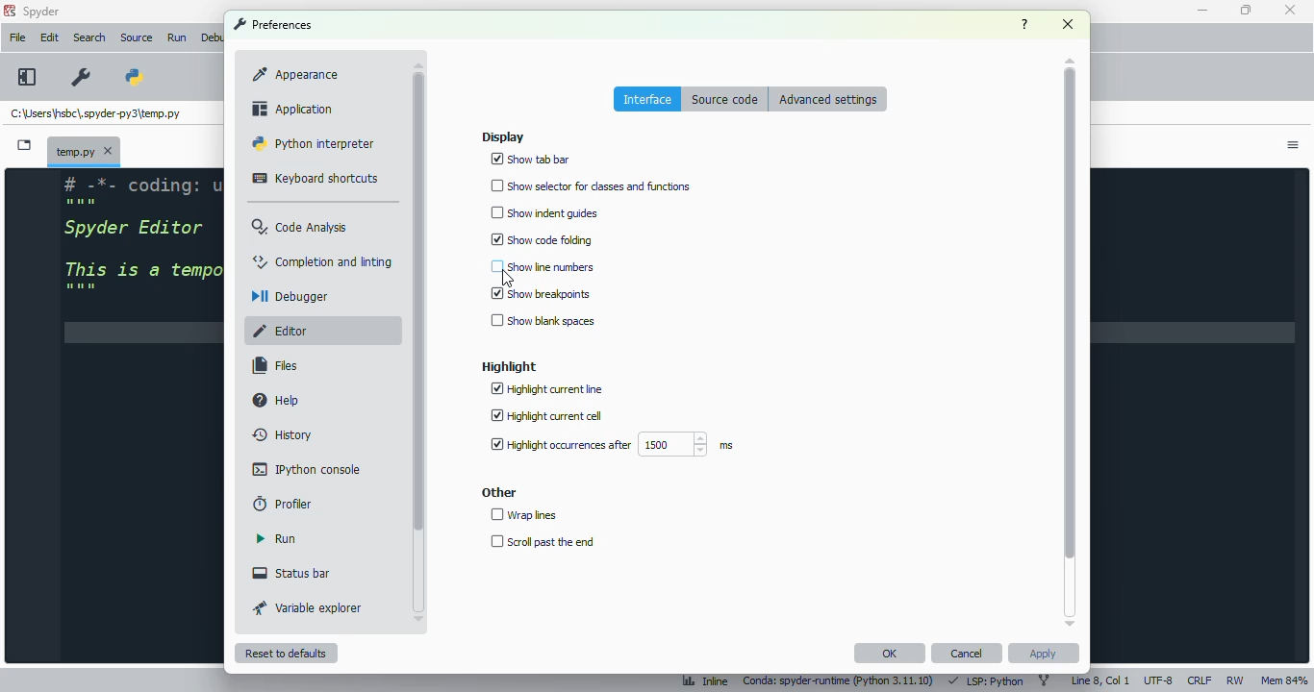  Describe the element at coordinates (1024, 24) in the screenshot. I see `help` at that location.